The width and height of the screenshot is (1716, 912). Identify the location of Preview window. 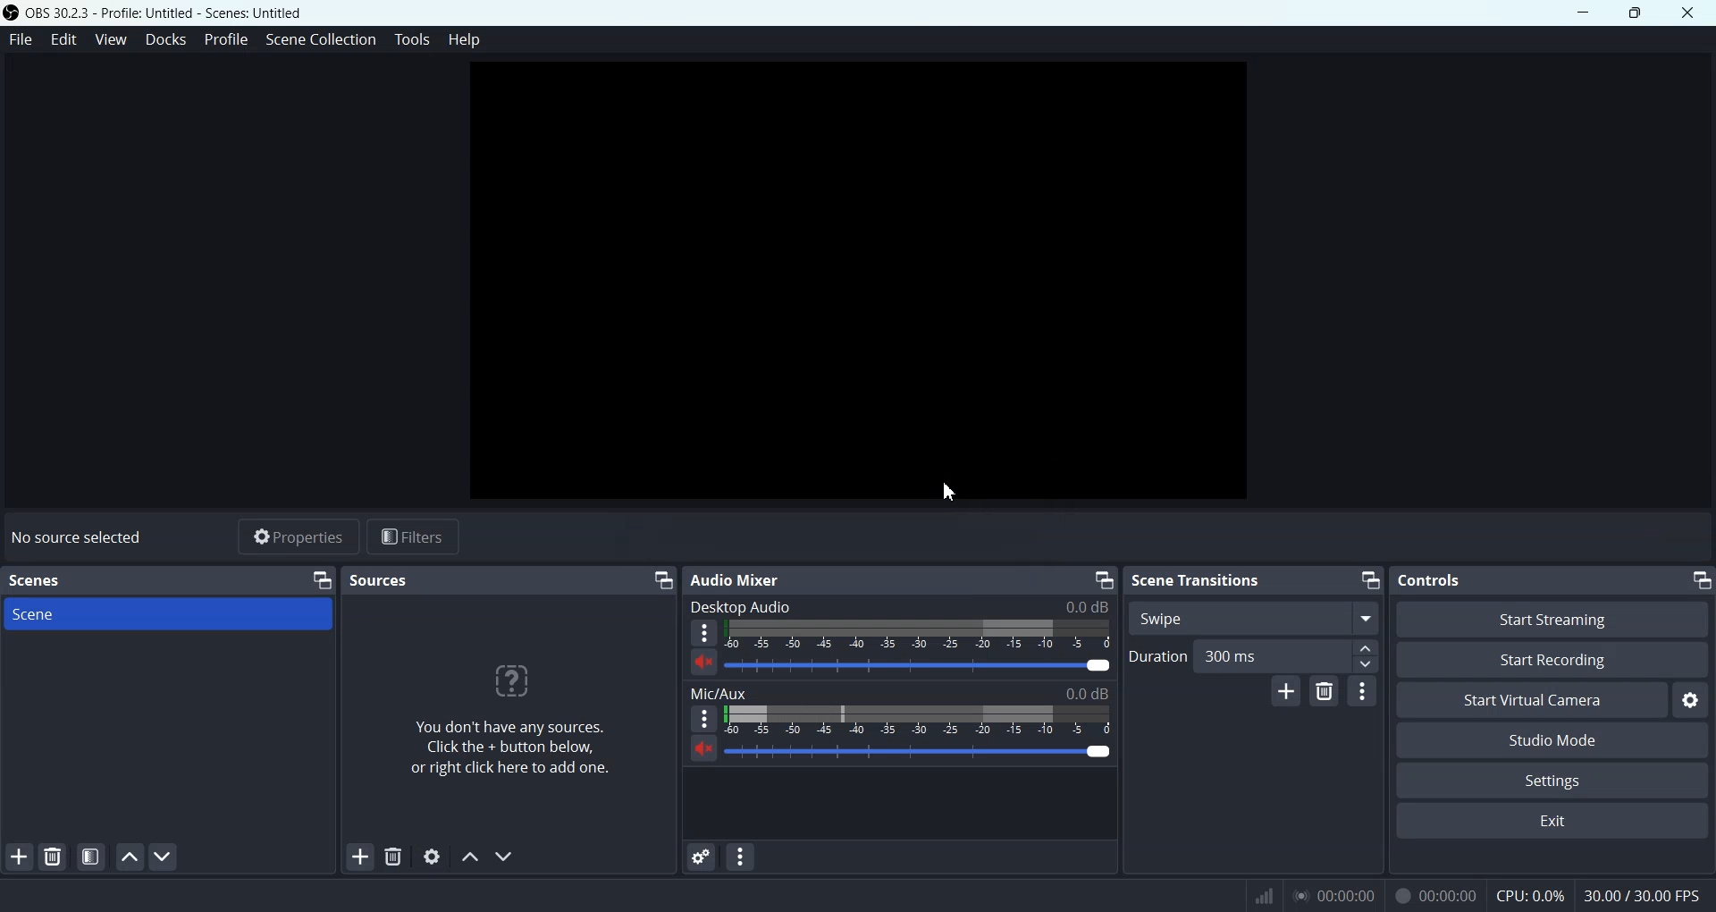
(865, 283).